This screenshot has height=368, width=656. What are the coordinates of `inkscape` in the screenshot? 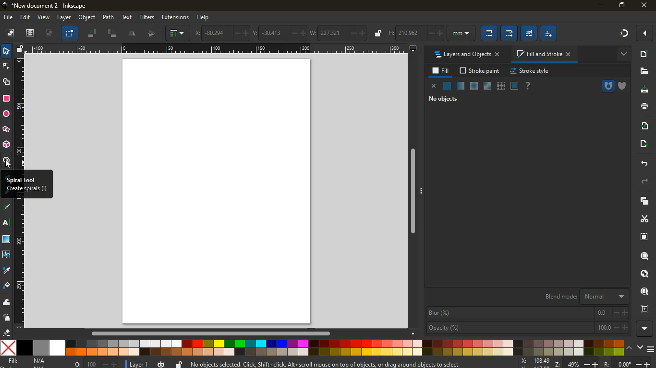 It's located at (52, 6).